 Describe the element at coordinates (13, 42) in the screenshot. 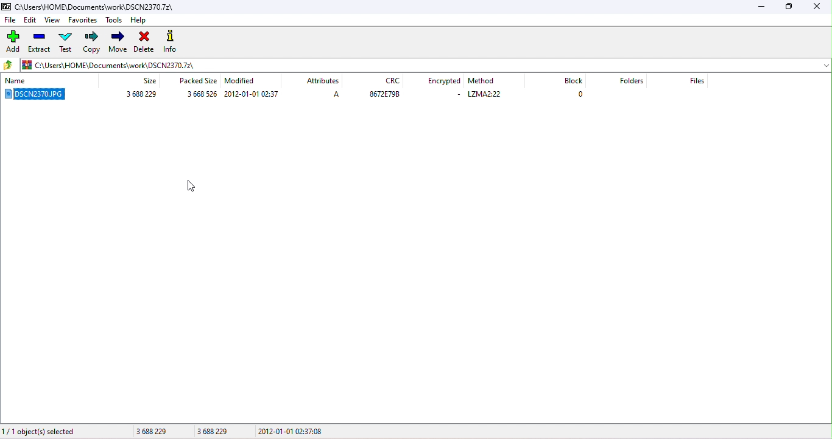

I see `add` at that location.